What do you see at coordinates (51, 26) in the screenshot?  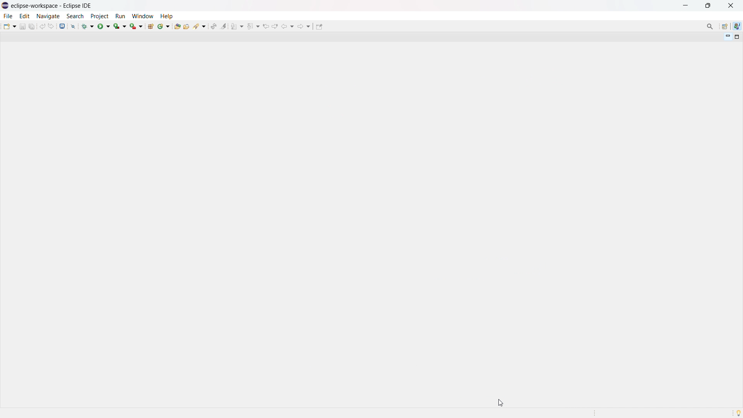 I see `redo` at bounding box center [51, 26].